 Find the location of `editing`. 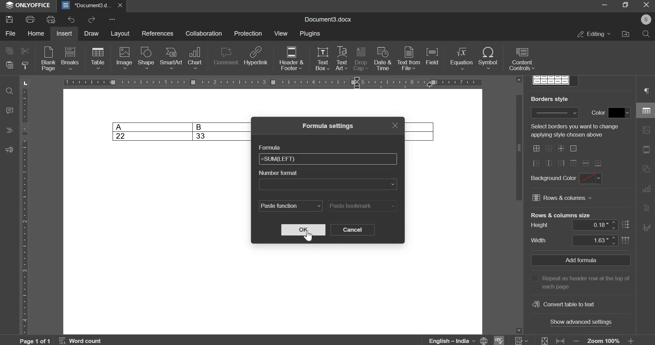

editing is located at coordinates (595, 34).